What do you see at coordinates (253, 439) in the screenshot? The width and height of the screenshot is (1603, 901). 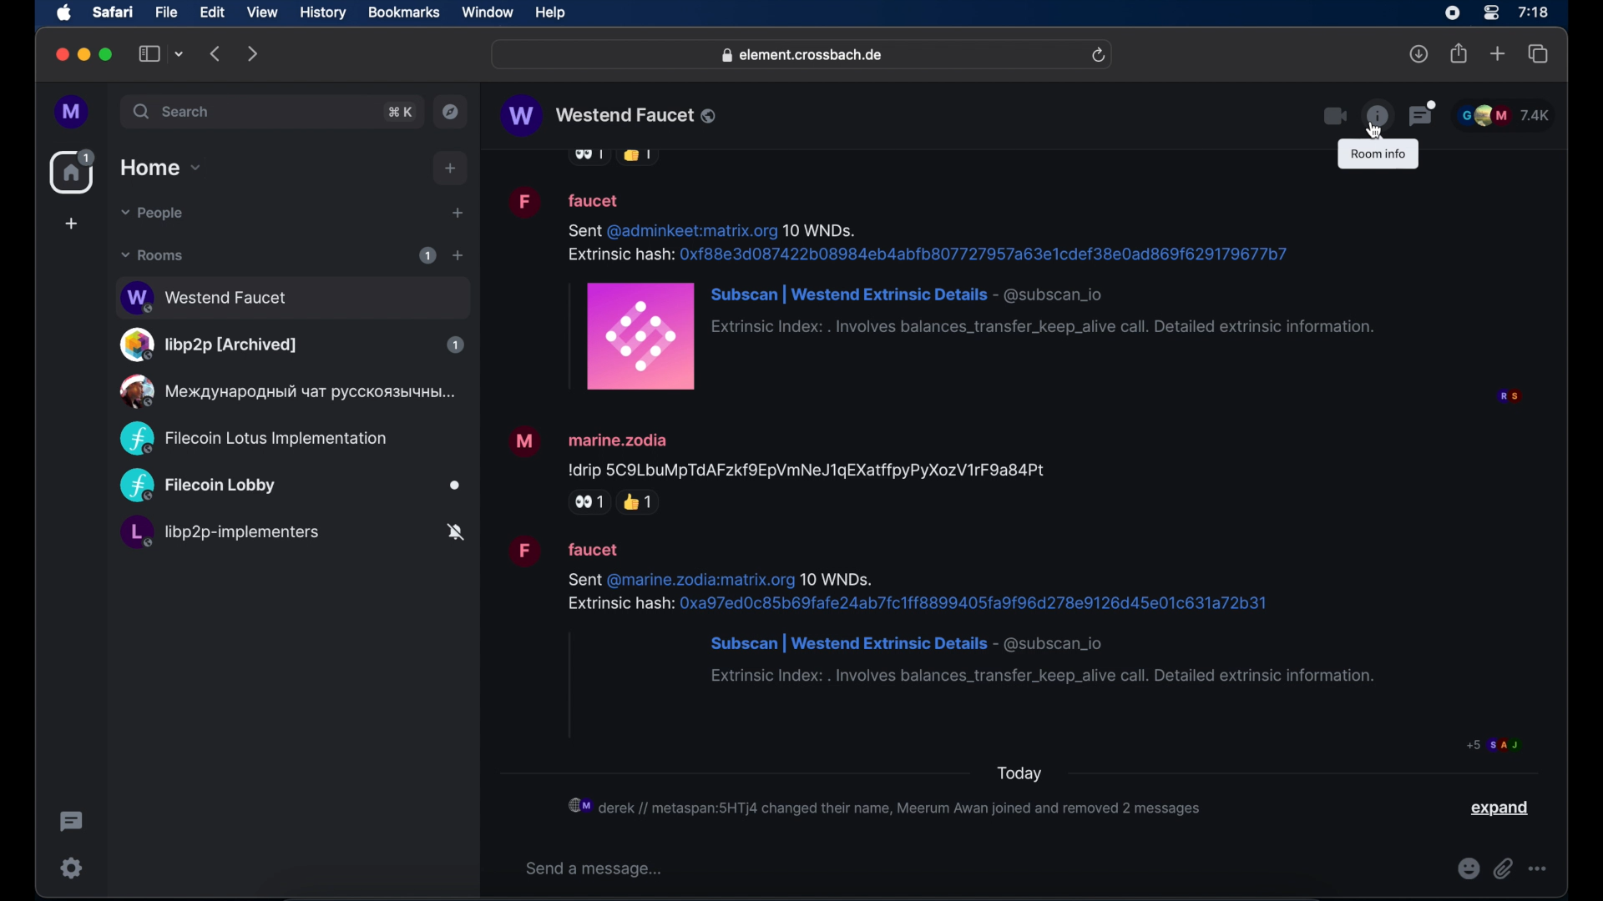 I see `public room` at bounding box center [253, 439].